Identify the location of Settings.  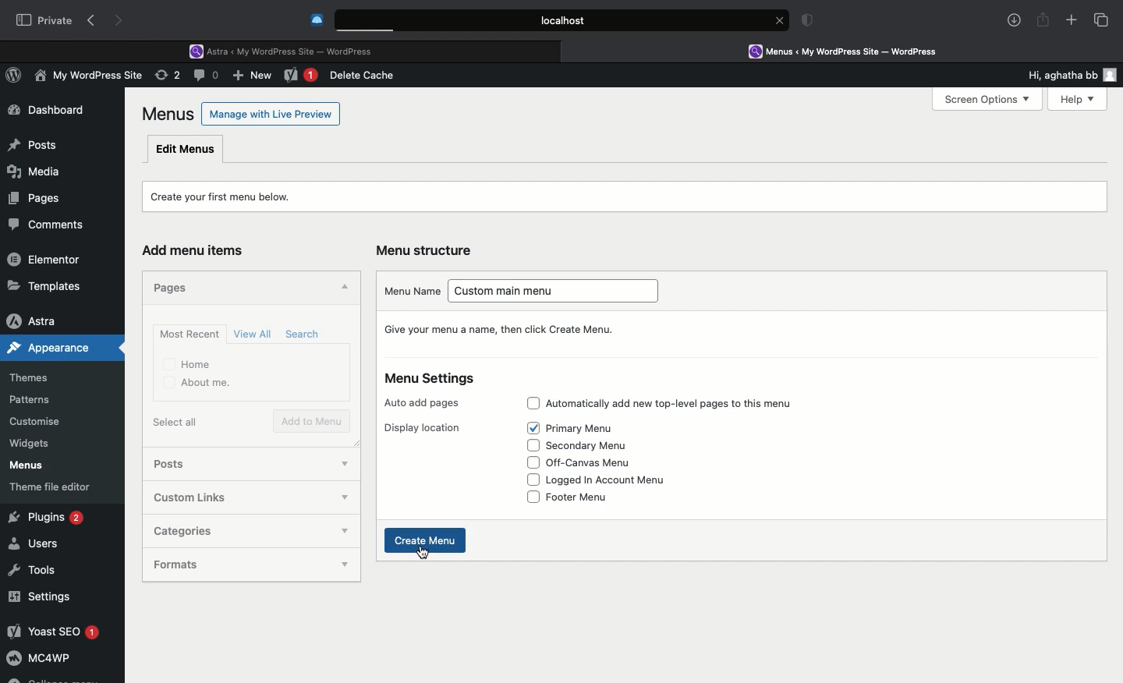
(41, 596).